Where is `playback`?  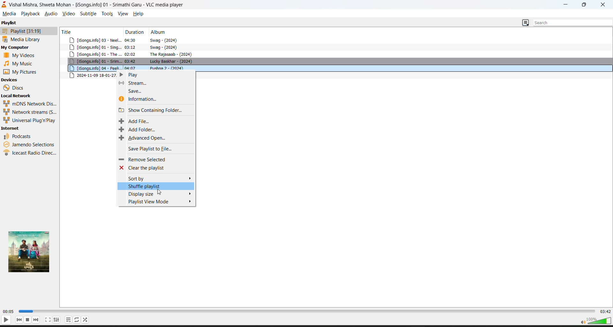
playback is located at coordinates (30, 14).